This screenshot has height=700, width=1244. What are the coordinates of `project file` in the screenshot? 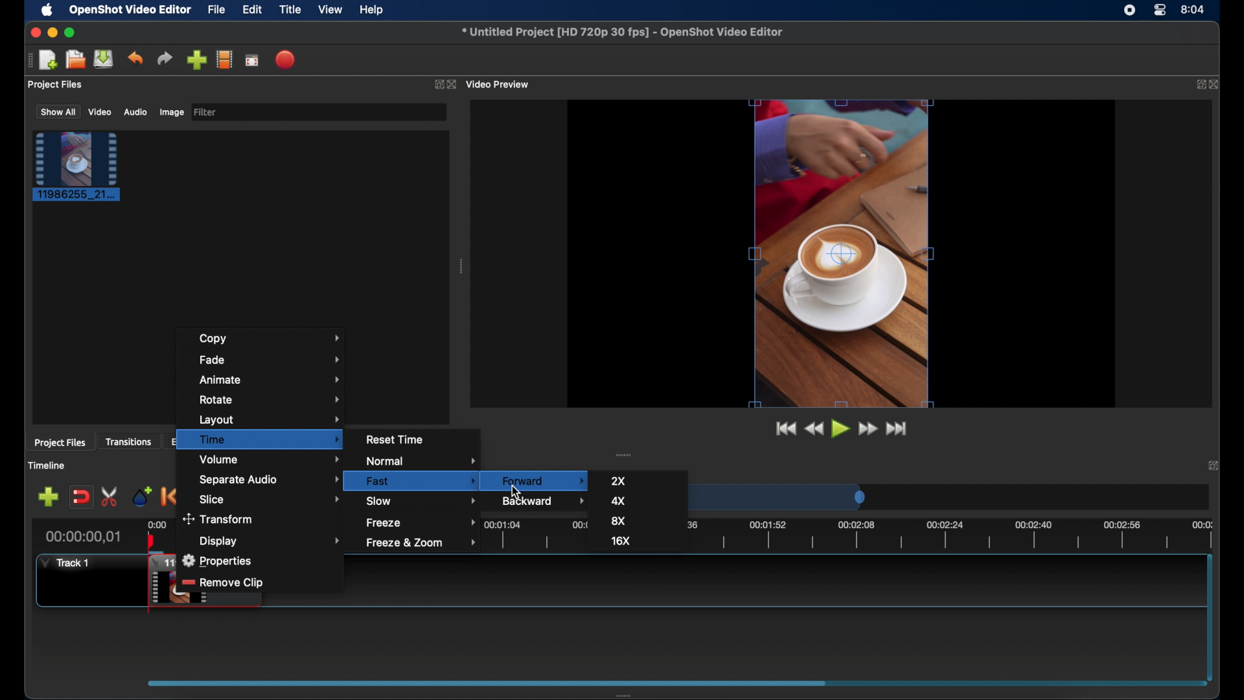 It's located at (77, 167).